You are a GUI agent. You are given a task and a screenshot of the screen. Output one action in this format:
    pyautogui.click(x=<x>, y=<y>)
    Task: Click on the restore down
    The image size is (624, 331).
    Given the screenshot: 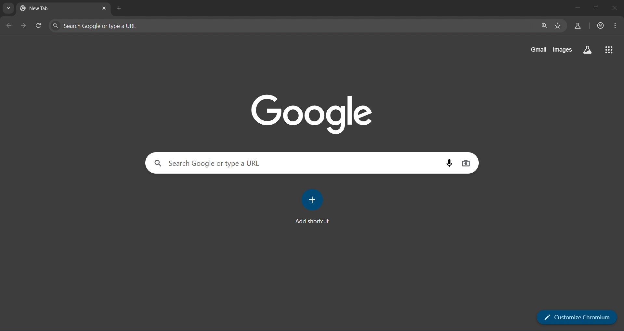 What is the action you would take?
    pyautogui.click(x=594, y=8)
    